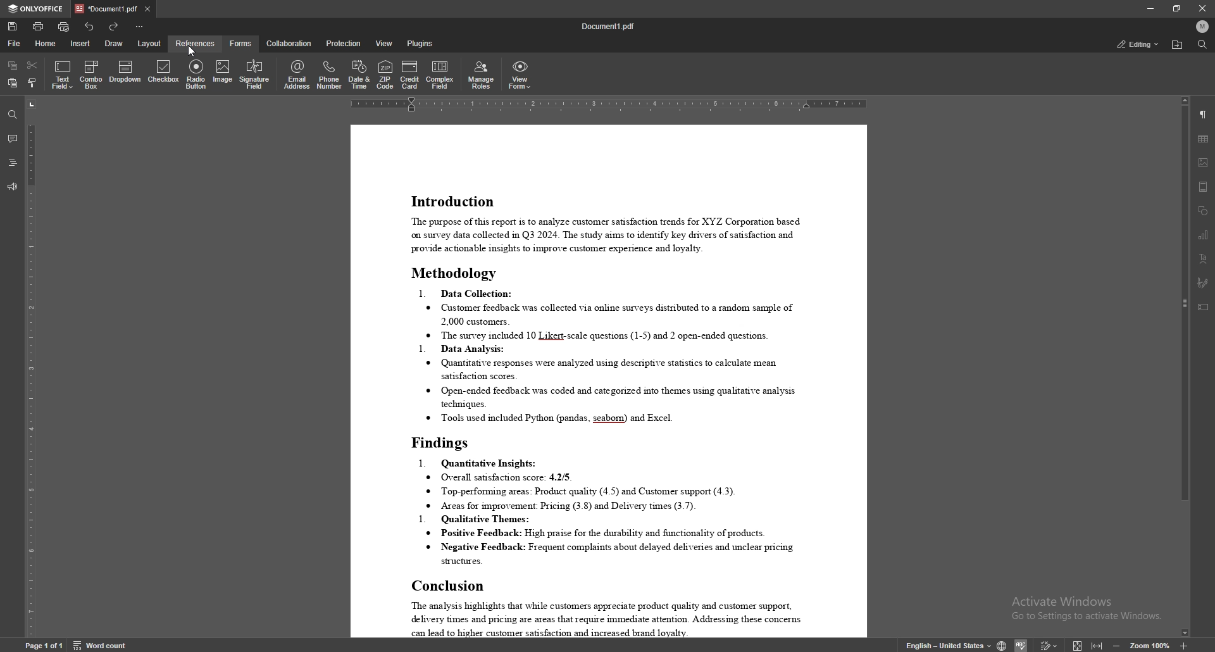 The width and height of the screenshot is (1215, 652). Describe the element at coordinates (1202, 44) in the screenshot. I see `find` at that location.